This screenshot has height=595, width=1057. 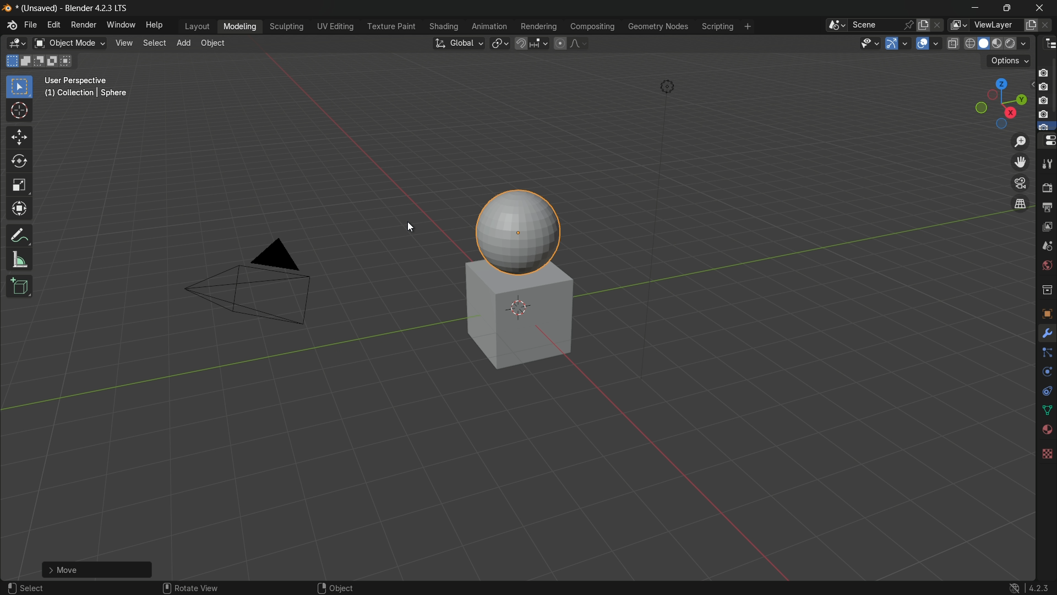 What do you see at coordinates (118, 25) in the screenshot?
I see `window menu` at bounding box center [118, 25].